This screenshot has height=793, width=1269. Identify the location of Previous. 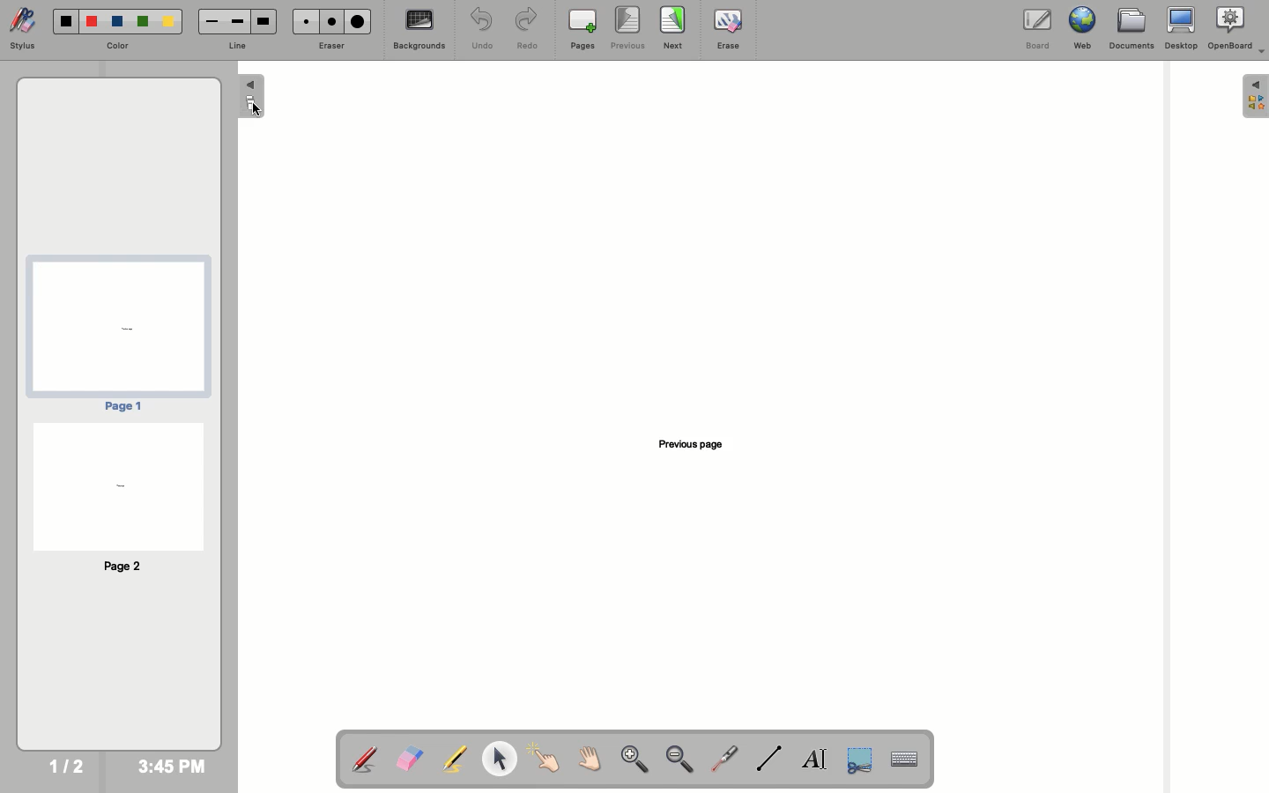
(628, 28).